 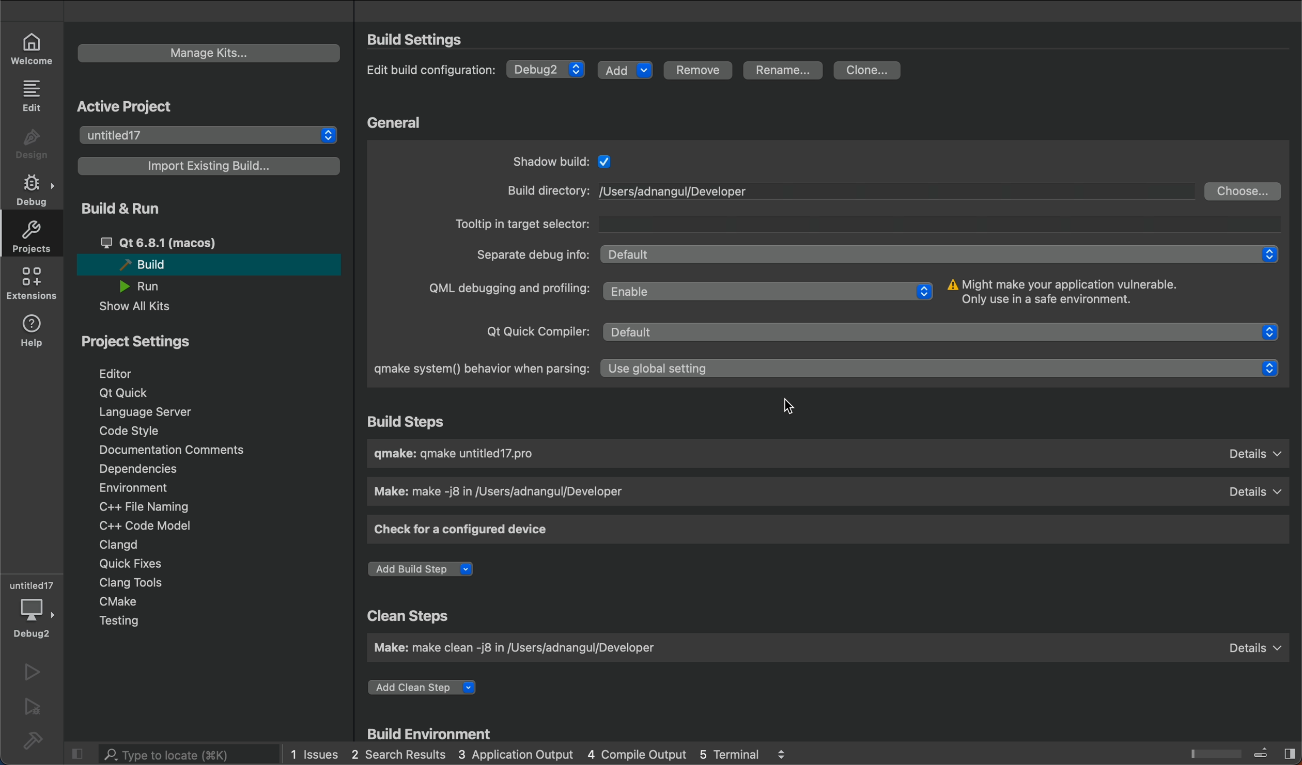 I want to click on debug, so click(x=33, y=193).